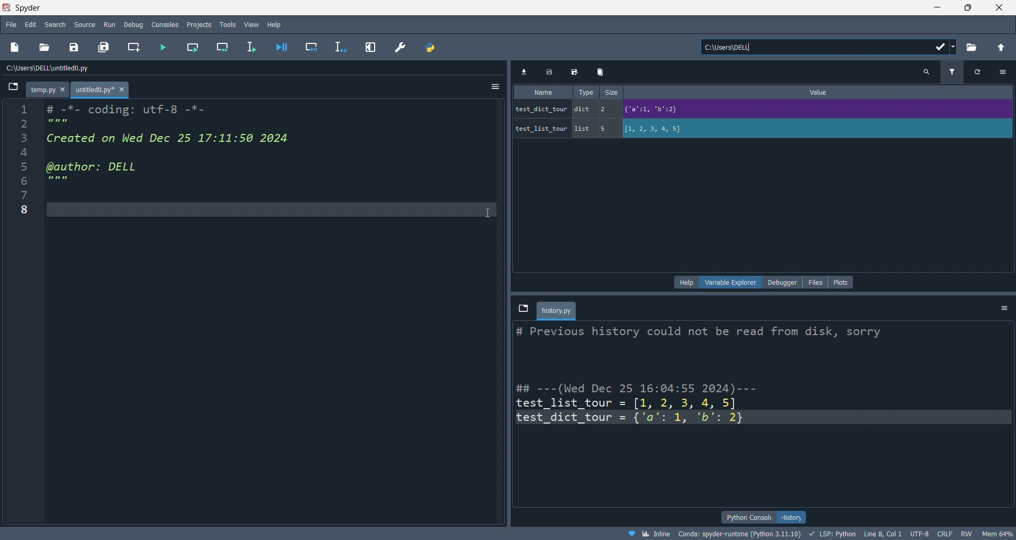  I want to click on cursor, so click(257, 28).